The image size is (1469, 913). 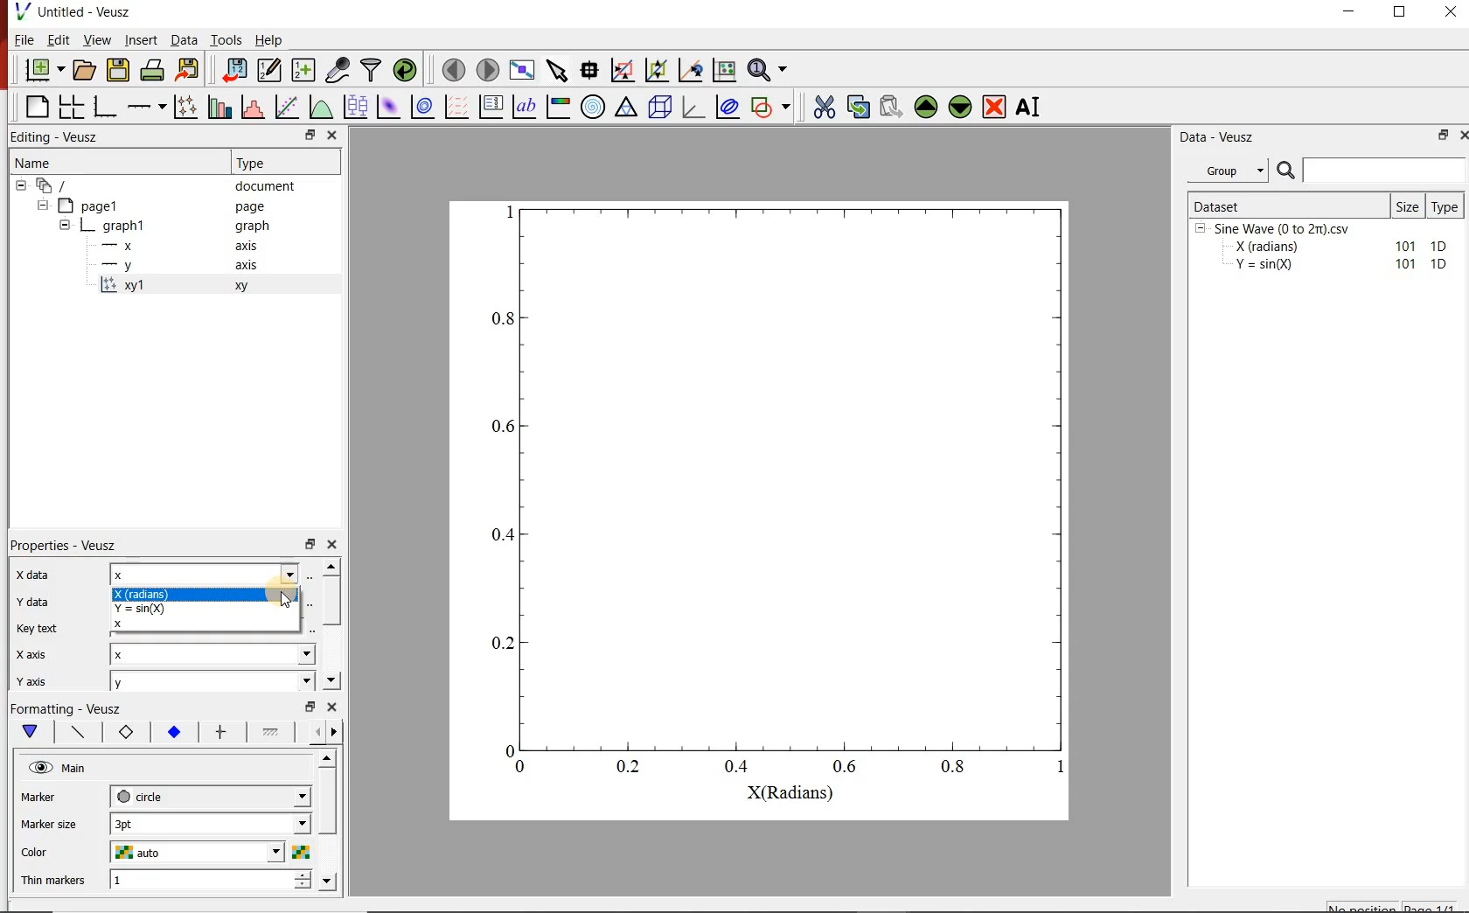 What do you see at coordinates (1323, 251) in the screenshot?
I see `Sine Wave (0 to 2m).csvX (radians) 101 1DY =sin(Q) 101 1D` at bounding box center [1323, 251].